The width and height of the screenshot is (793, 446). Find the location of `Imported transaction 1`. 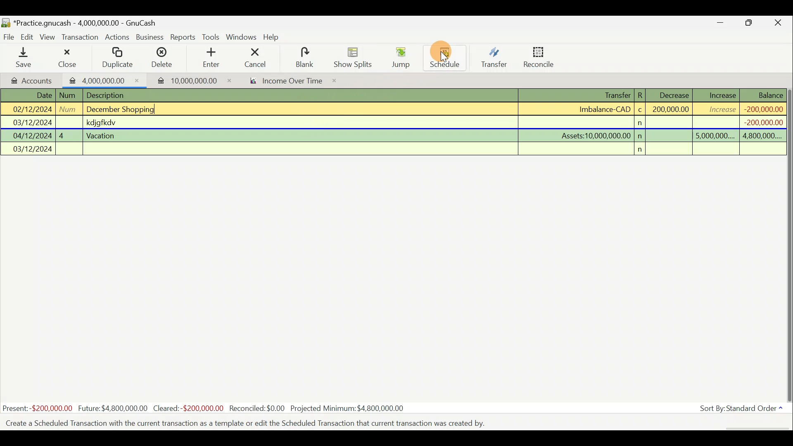

Imported transaction 1 is located at coordinates (105, 80).